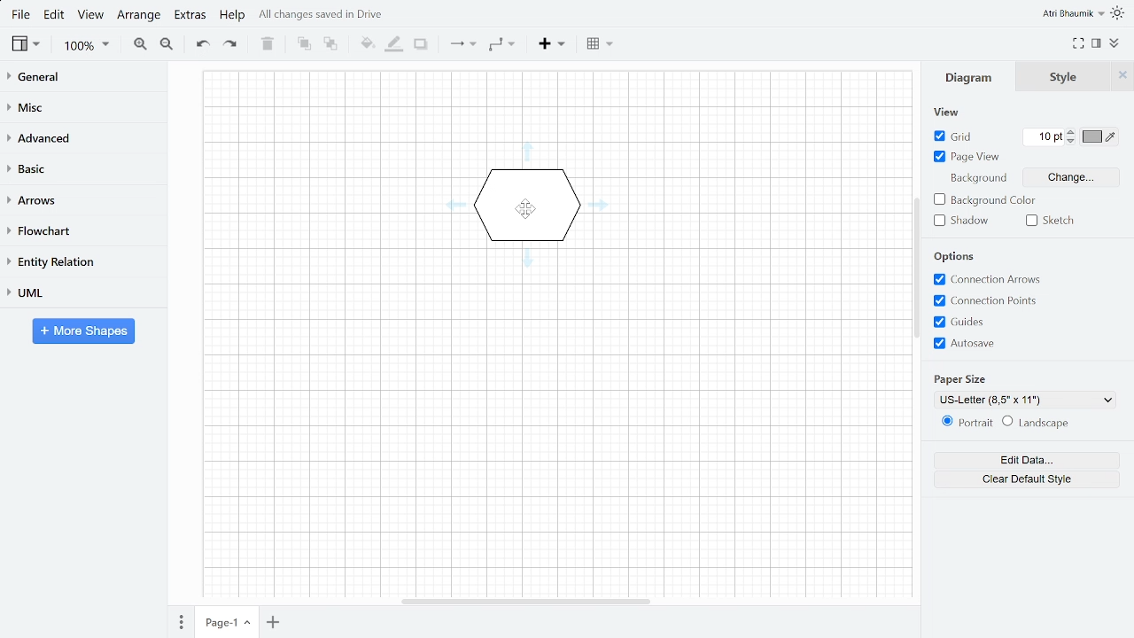 Image resolution: width=1134 pixels, height=638 pixels. I want to click on Close , so click(1122, 76).